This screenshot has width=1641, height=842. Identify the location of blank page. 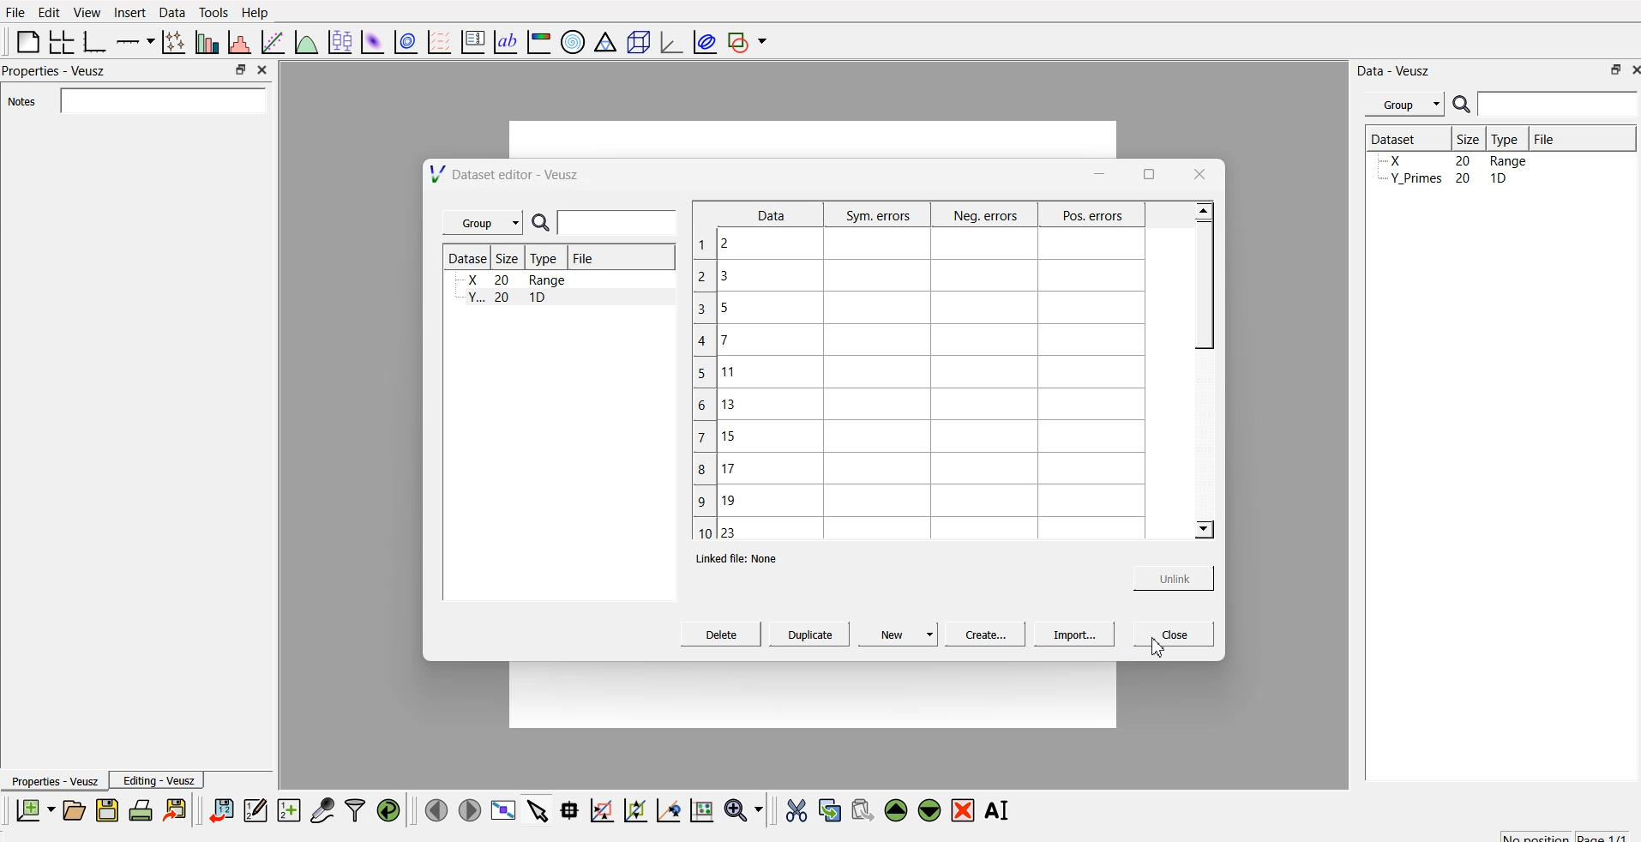
(23, 41).